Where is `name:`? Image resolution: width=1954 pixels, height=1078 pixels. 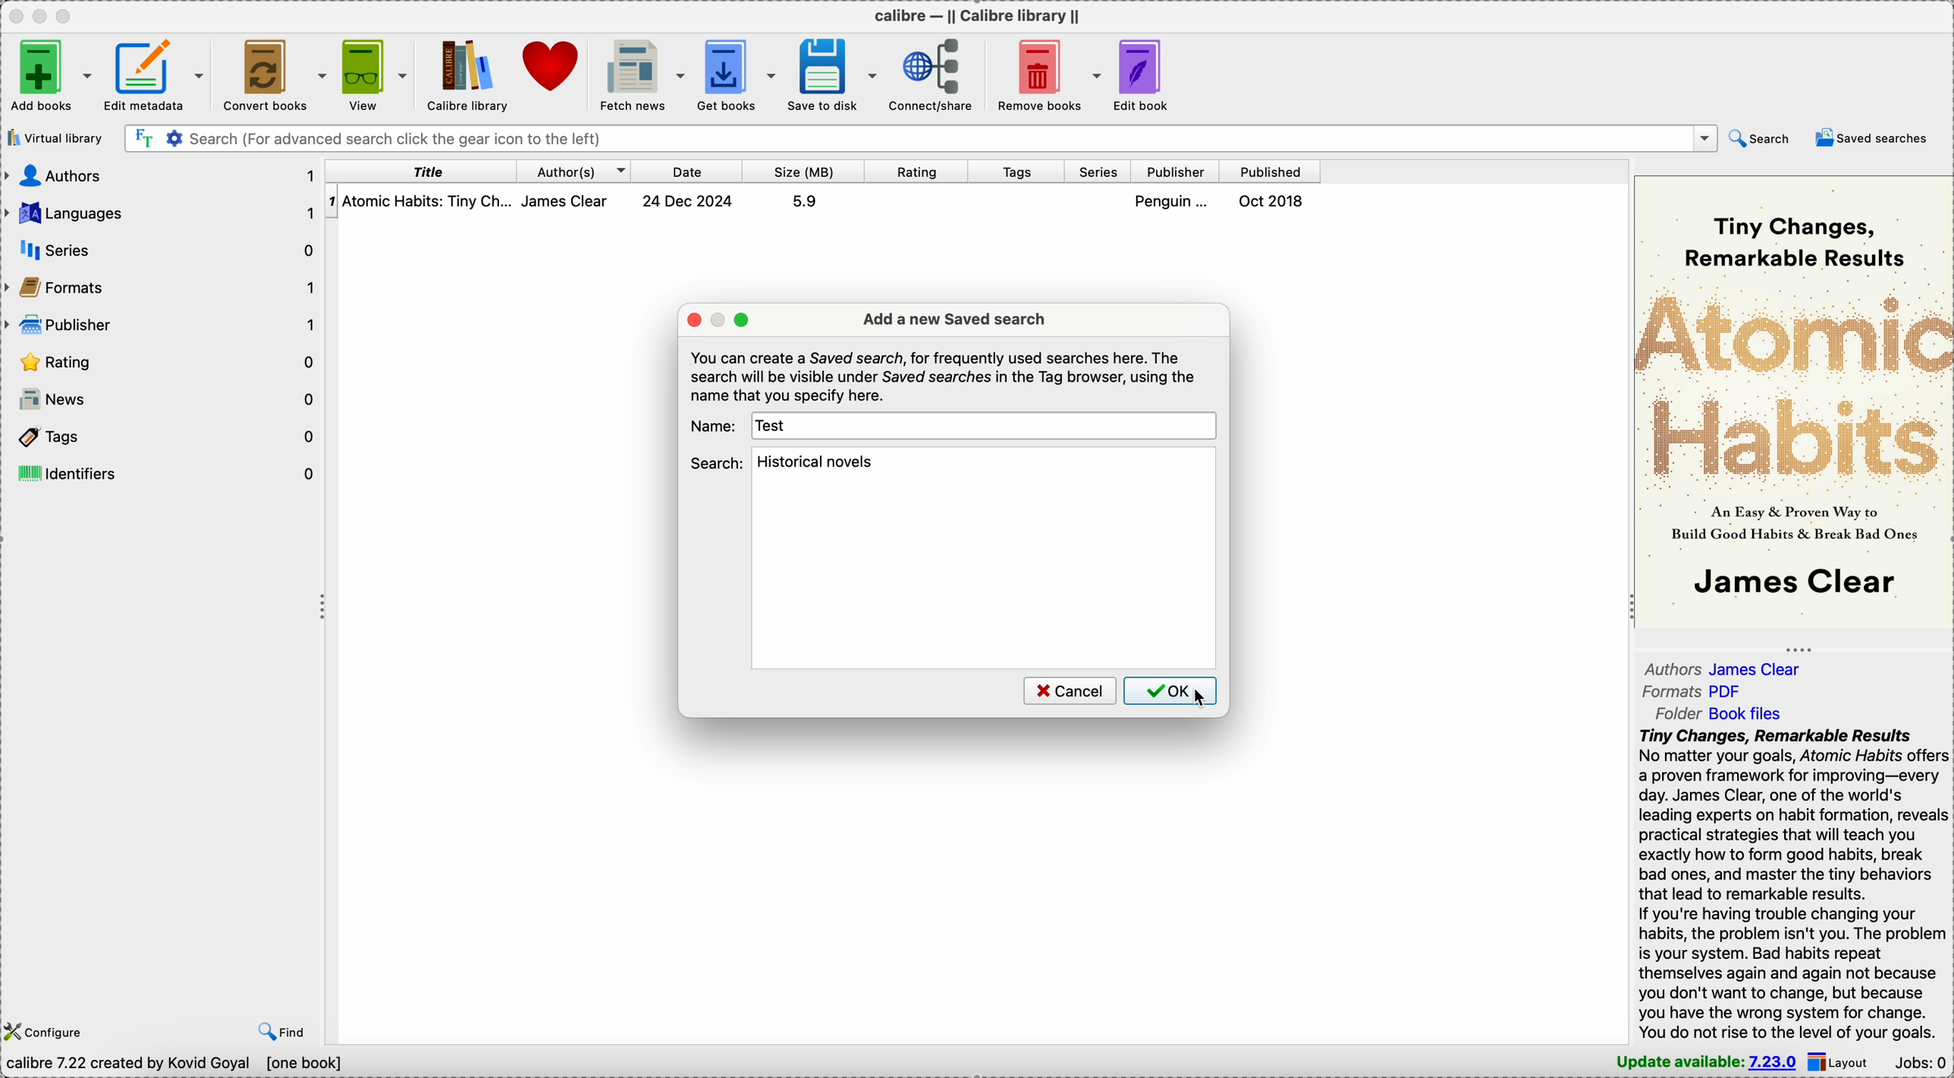 name: is located at coordinates (714, 425).